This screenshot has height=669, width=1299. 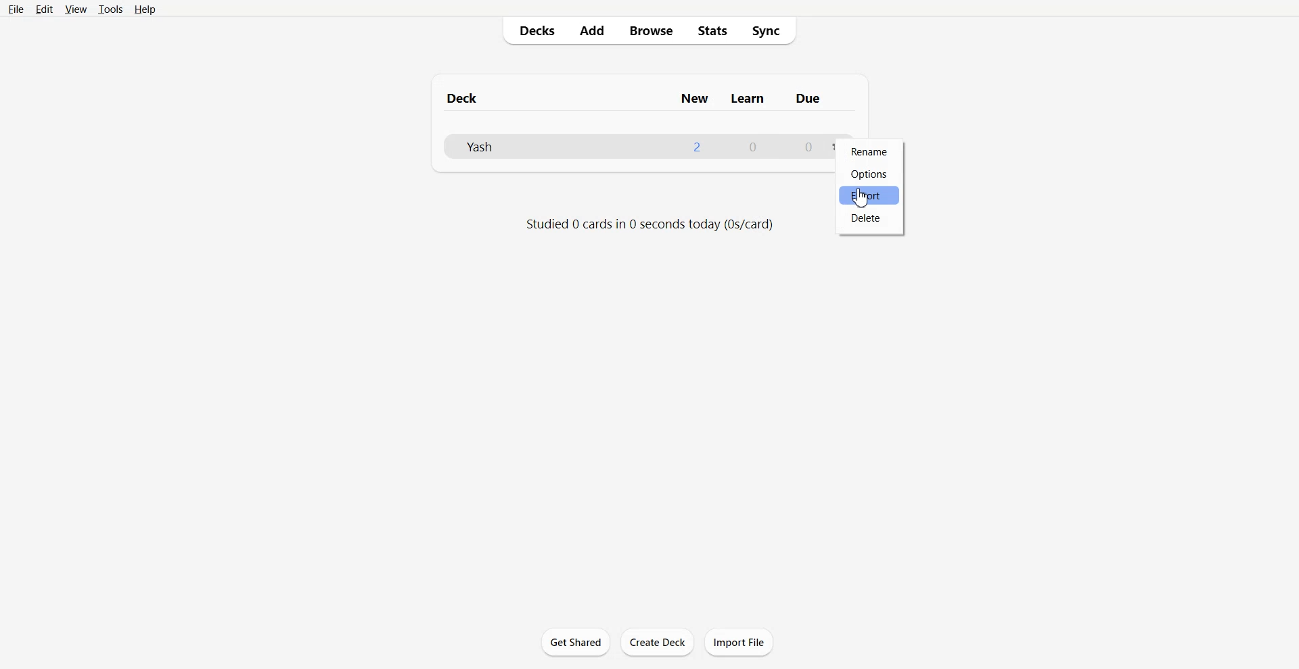 What do you see at coordinates (519, 147) in the screenshot?
I see `Deck File` at bounding box center [519, 147].